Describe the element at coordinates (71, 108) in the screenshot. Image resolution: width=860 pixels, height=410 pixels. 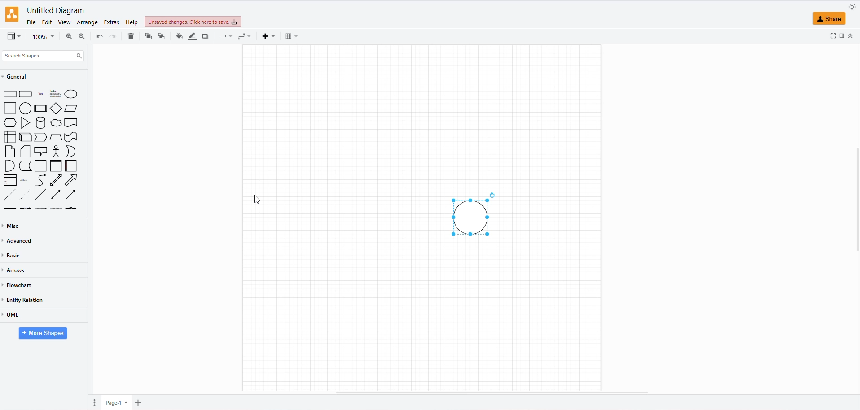
I see `PARALLELOGRAM` at that location.